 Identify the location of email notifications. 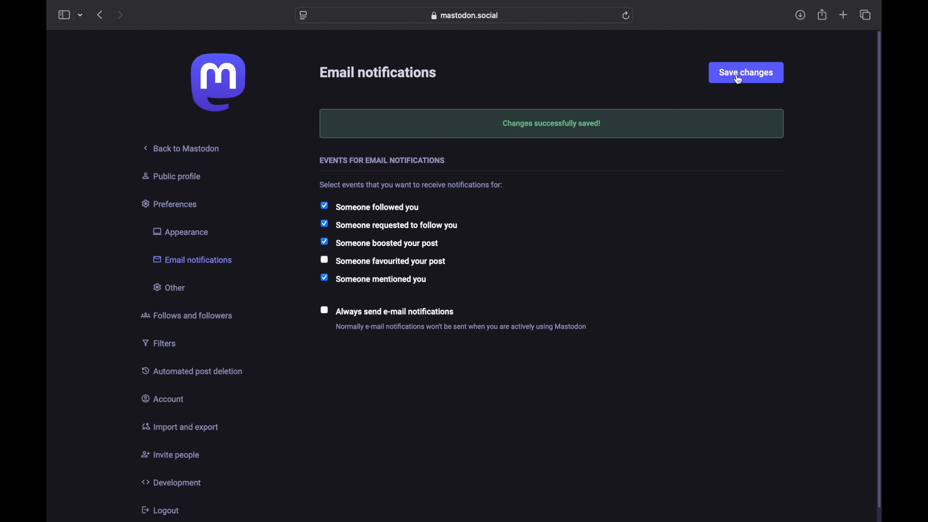
(192, 259).